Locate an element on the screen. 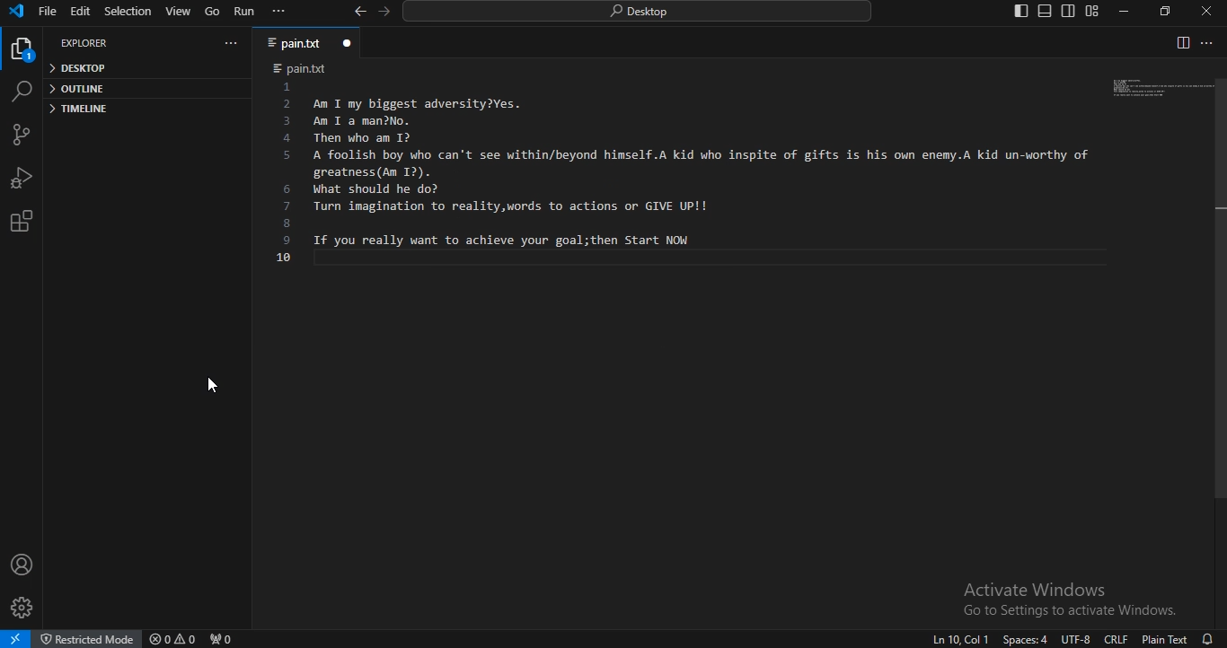 The width and height of the screenshot is (1227, 648). manage is located at coordinates (24, 607).